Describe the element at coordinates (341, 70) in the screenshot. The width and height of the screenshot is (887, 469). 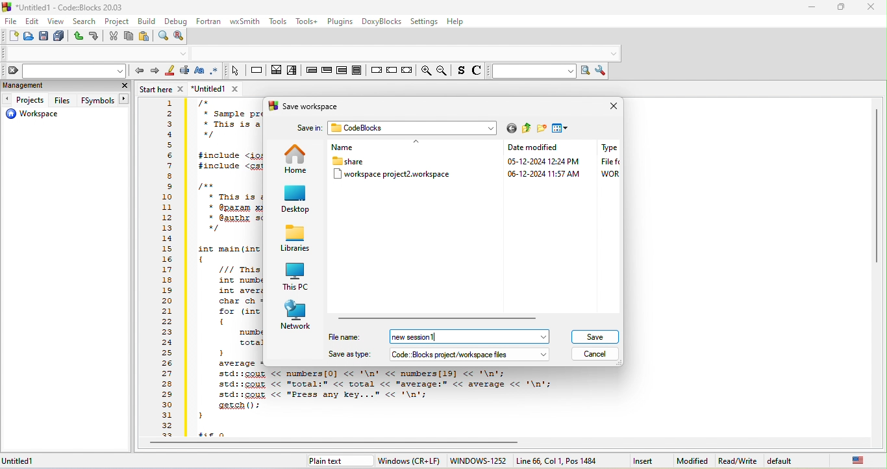
I see `counting loop` at that location.